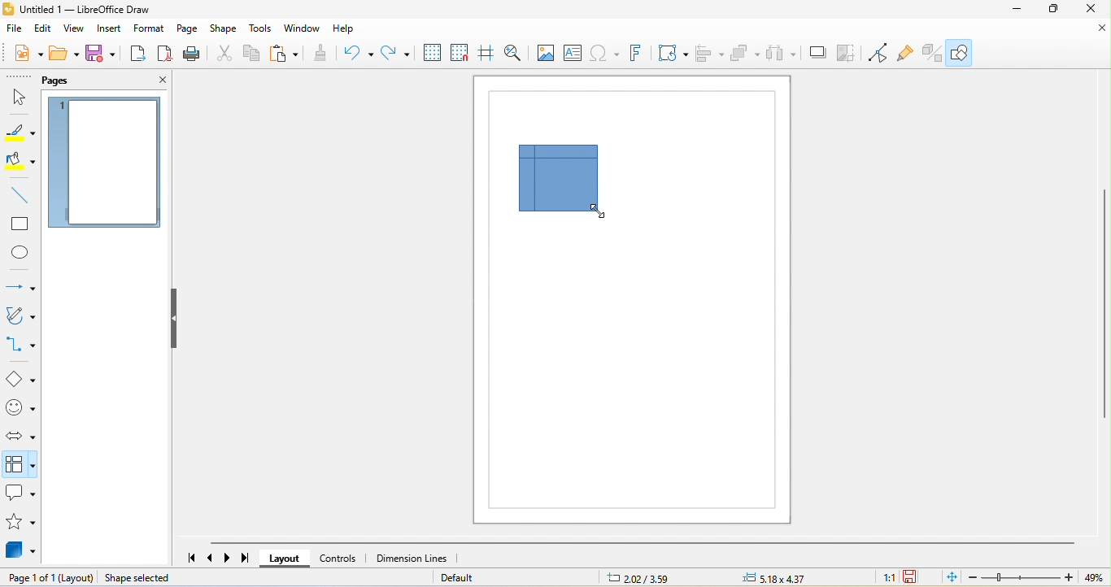  What do you see at coordinates (1090, 35) in the screenshot?
I see `close` at bounding box center [1090, 35].